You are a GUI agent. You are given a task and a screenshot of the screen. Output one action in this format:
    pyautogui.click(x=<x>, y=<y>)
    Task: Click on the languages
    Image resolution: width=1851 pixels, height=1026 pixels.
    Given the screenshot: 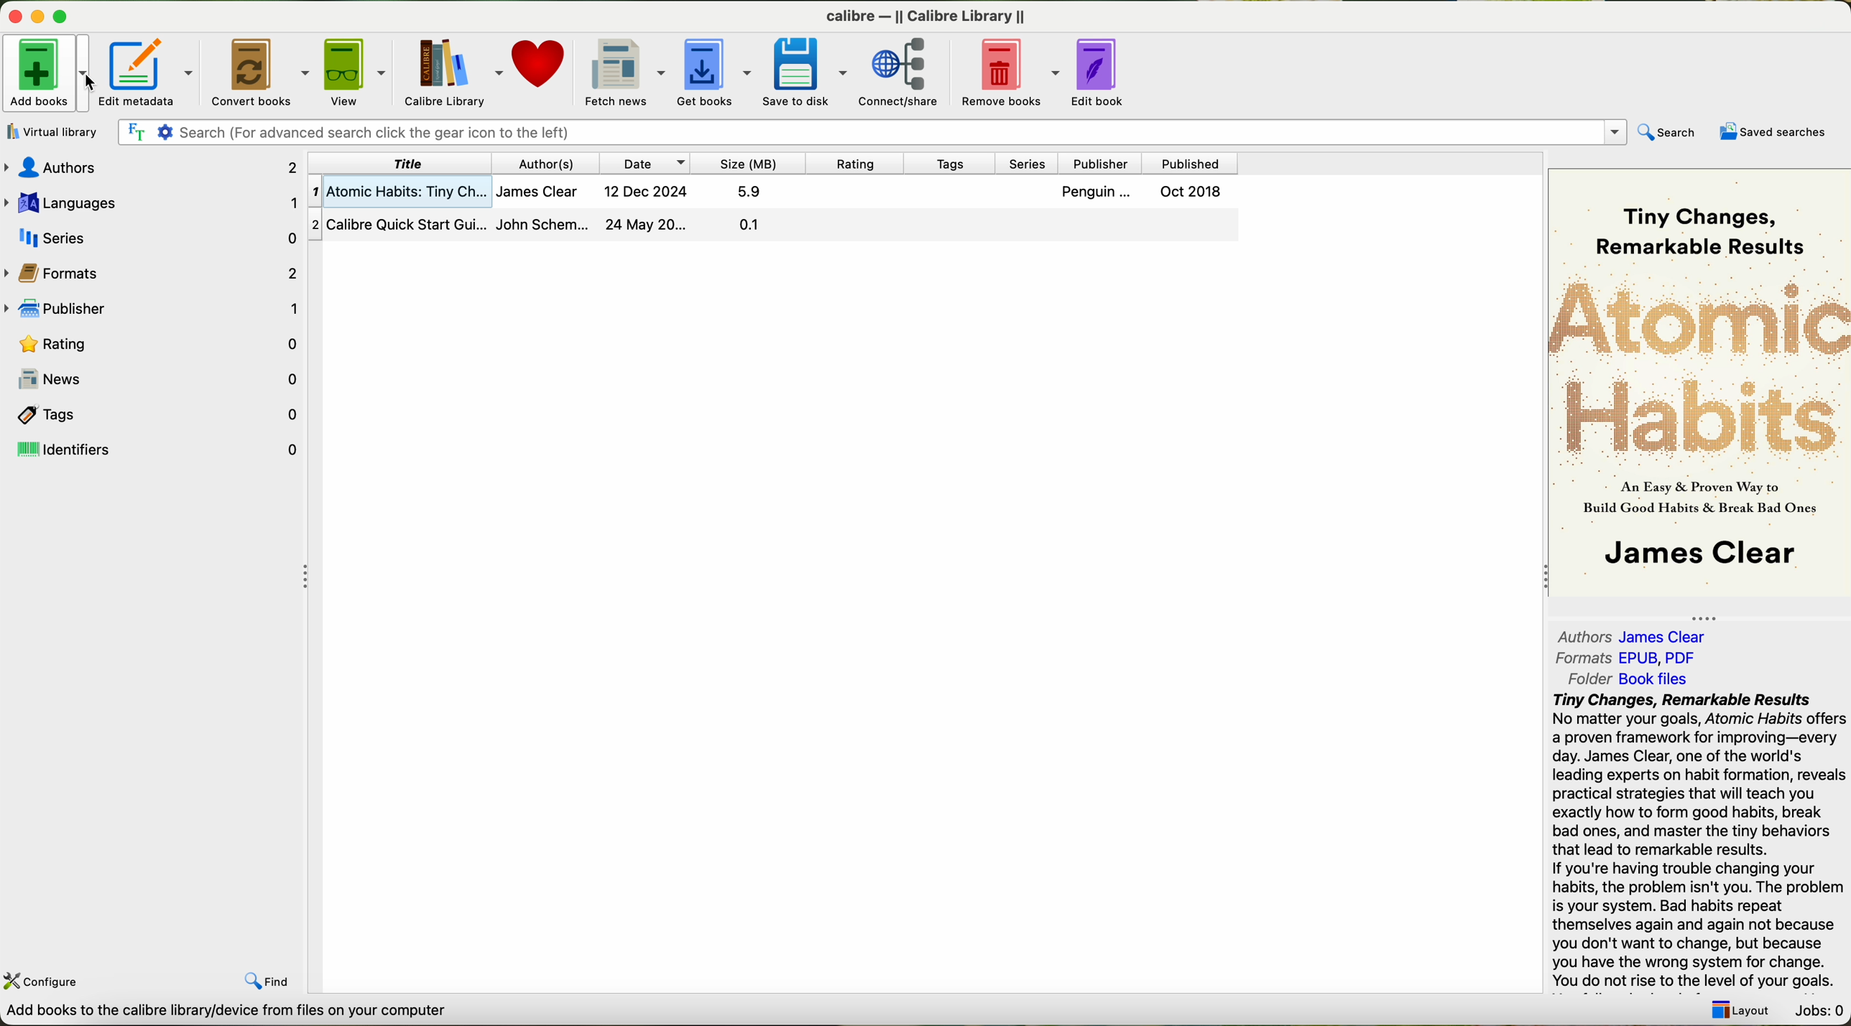 What is the action you would take?
    pyautogui.click(x=153, y=201)
    